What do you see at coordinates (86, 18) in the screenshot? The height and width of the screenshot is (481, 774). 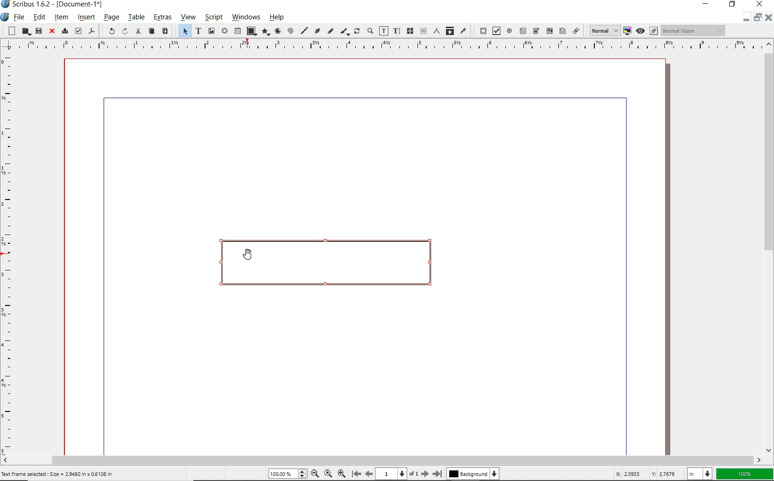 I see `insert` at bounding box center [86, 18].